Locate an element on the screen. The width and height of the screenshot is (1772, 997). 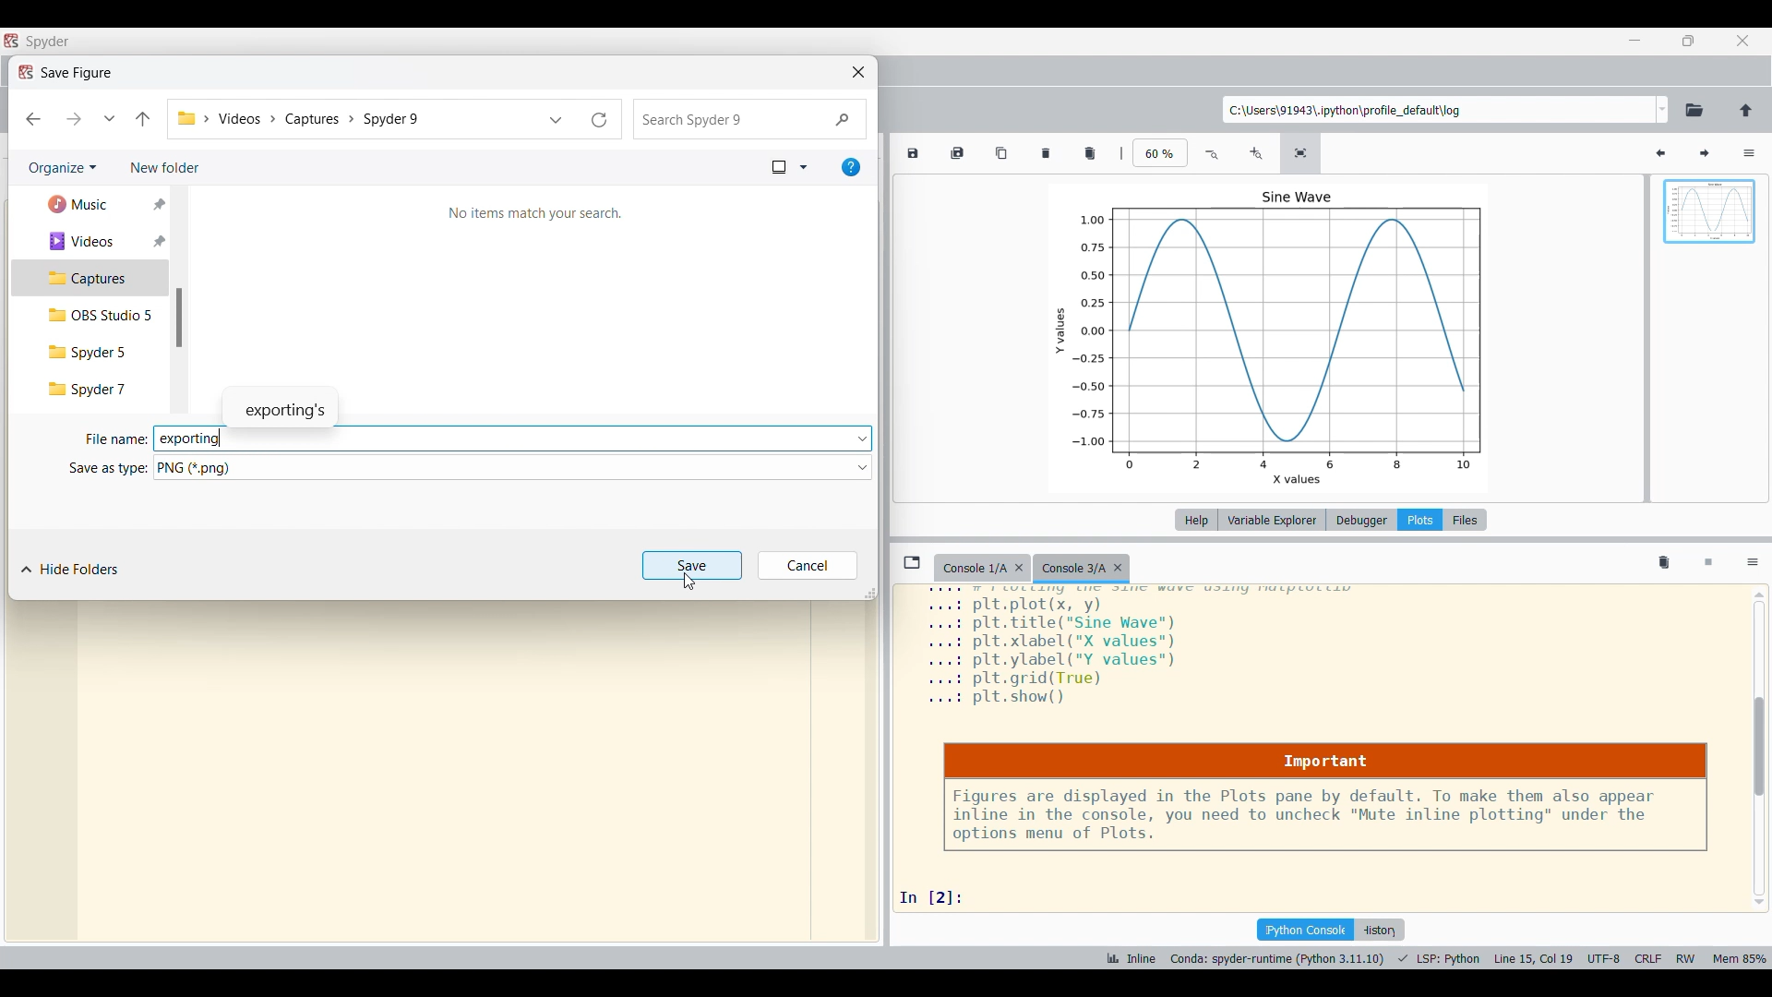
Save is located at coordinates (693, 565).